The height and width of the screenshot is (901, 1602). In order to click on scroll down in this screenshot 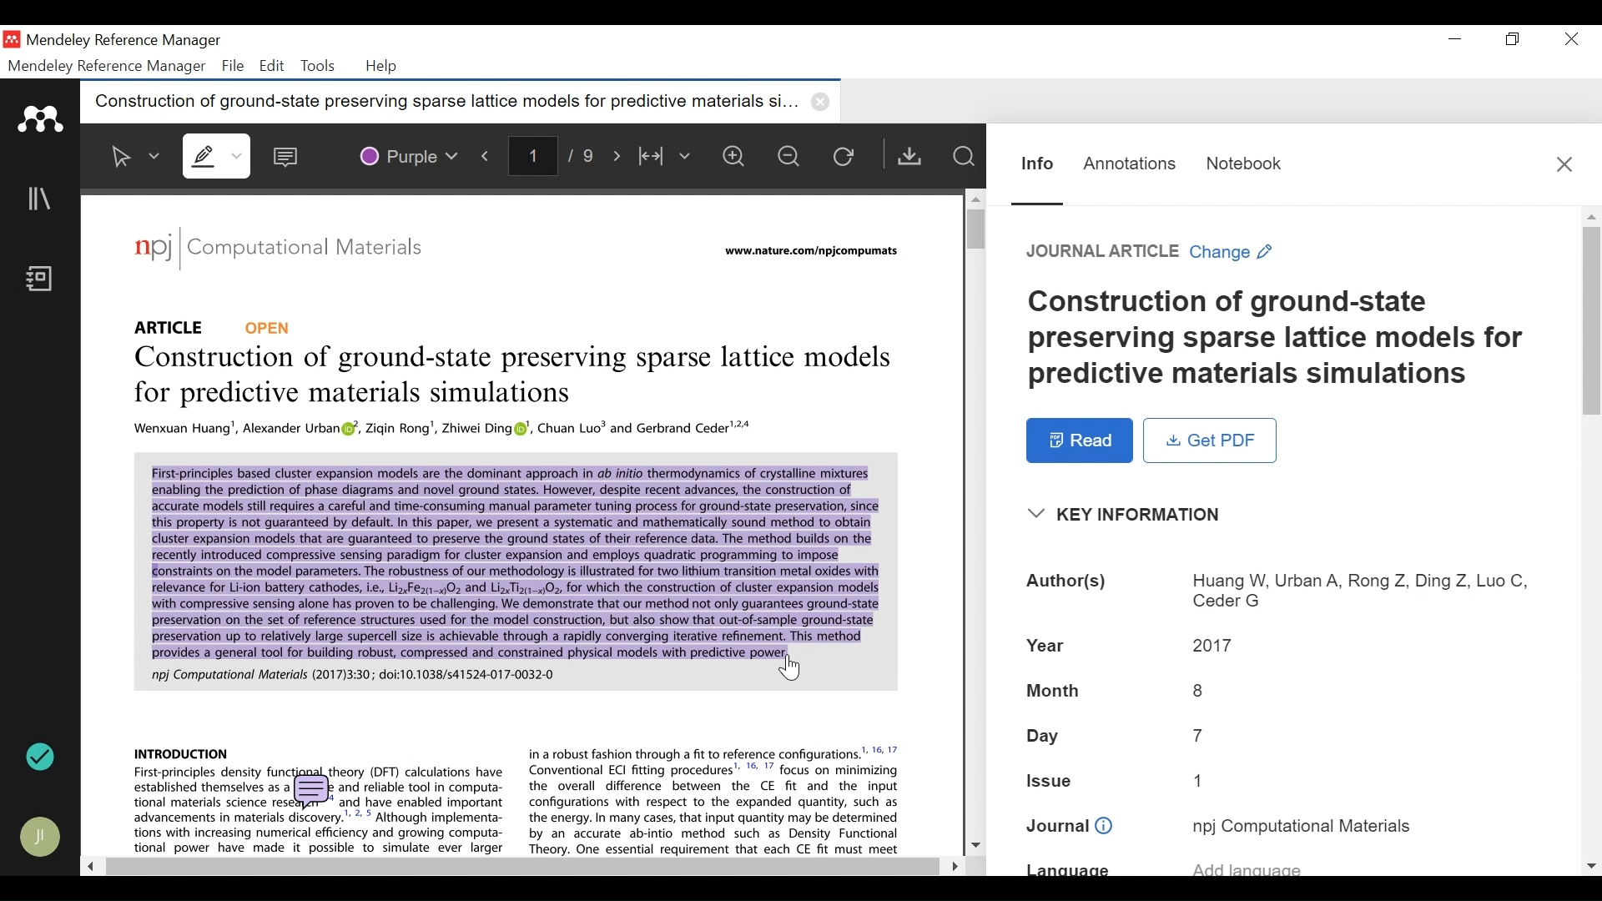, I will do `click(1591, 866)`.